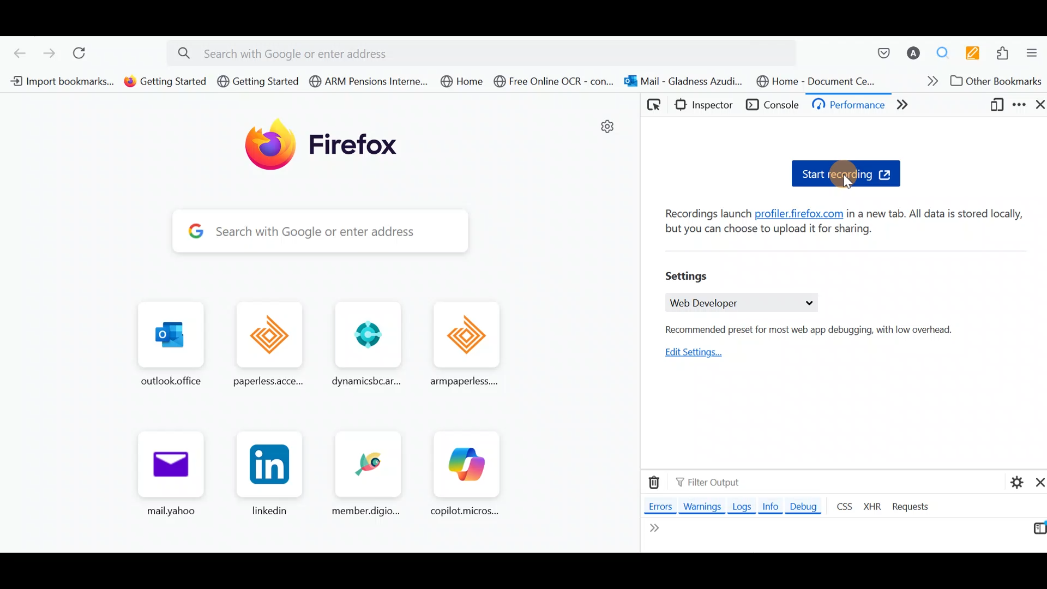 The image size is (1047, 589). Describe the element at coordinates (16, 52) in the screenshot. I see `Go back one page` at that location.